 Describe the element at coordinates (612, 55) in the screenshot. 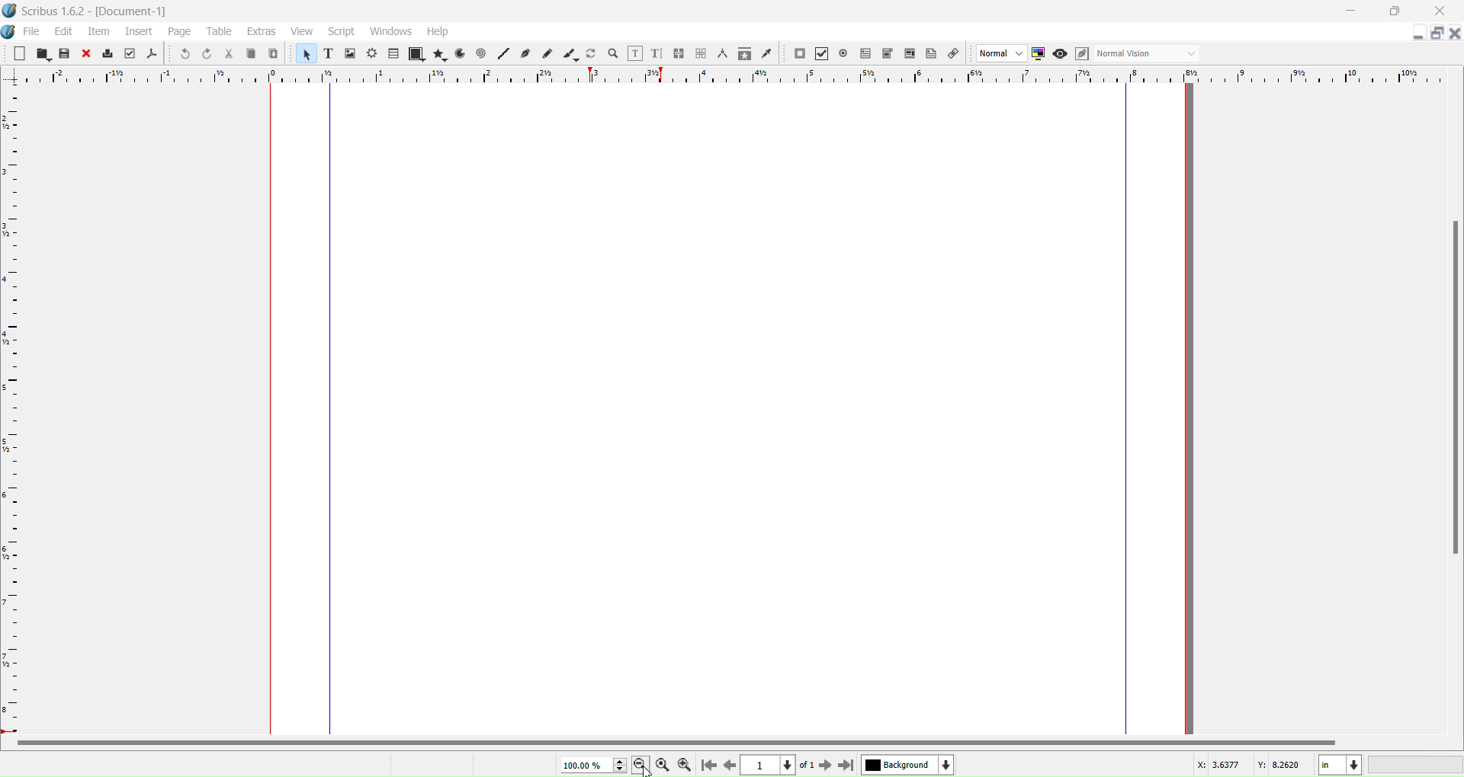

I see `Zoom and Pane` at that location.